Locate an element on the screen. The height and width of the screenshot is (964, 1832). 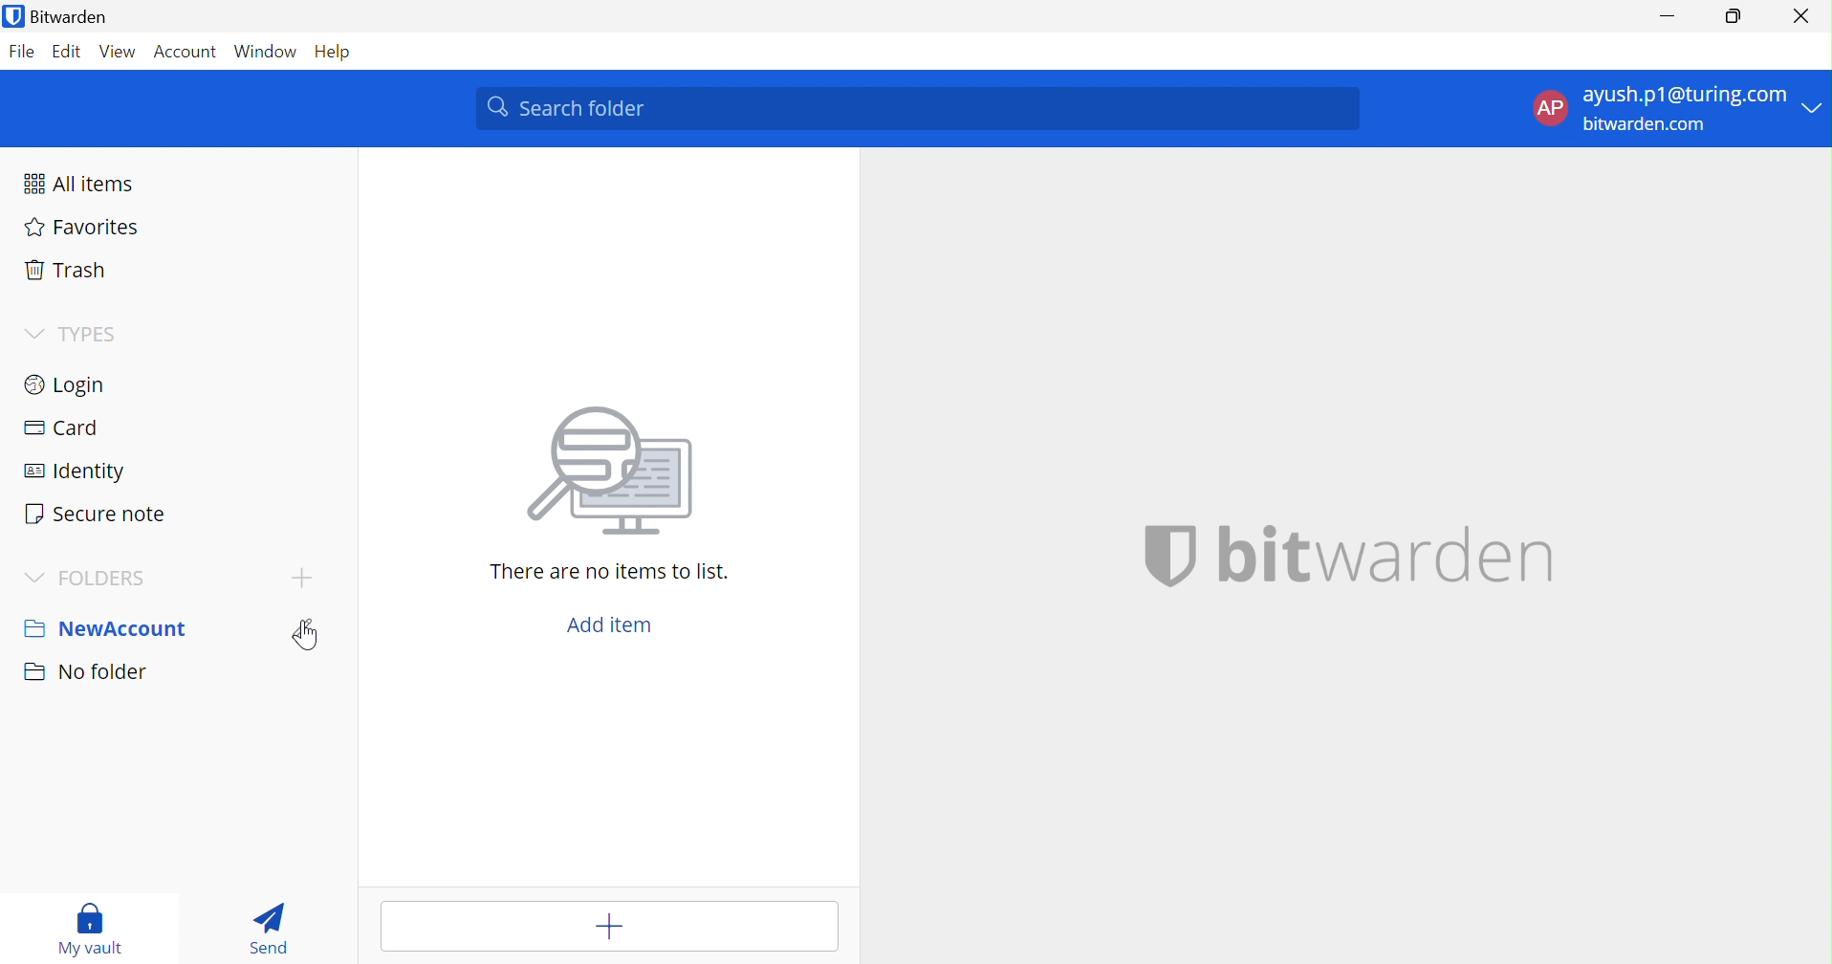
account options Drop Down is located at coordinates (1674, 113).